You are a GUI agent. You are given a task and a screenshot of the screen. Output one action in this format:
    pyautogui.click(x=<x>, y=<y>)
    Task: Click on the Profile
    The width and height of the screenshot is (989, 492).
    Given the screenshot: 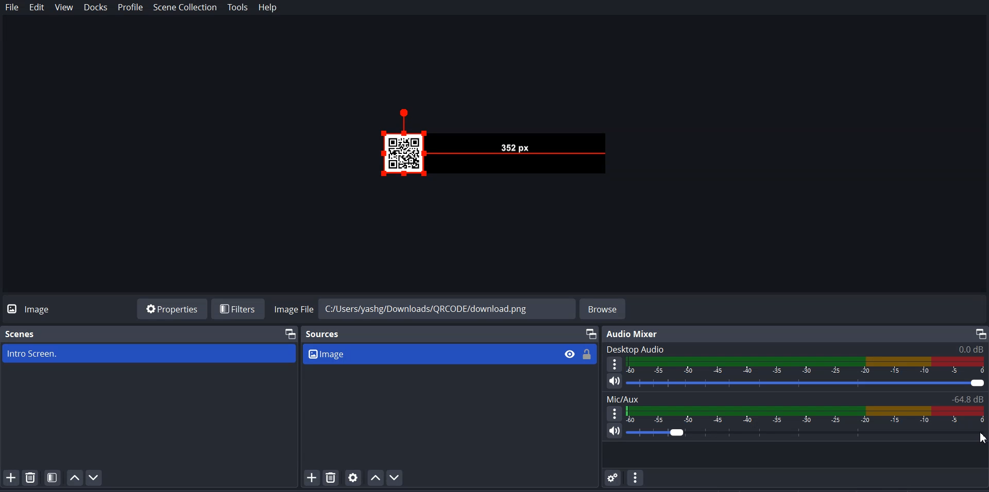 What is the action you would take?
    pyautogui.click(x=130, y=8)
    